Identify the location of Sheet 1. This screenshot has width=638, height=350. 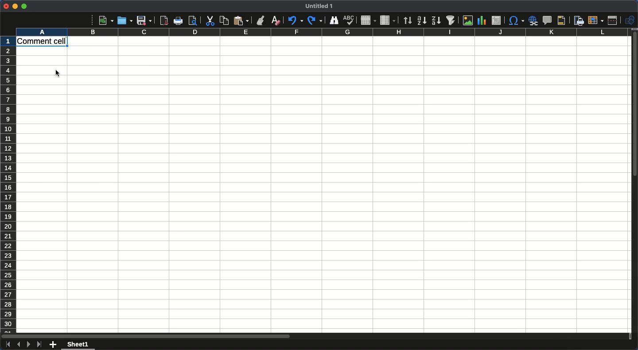
(79, 345).